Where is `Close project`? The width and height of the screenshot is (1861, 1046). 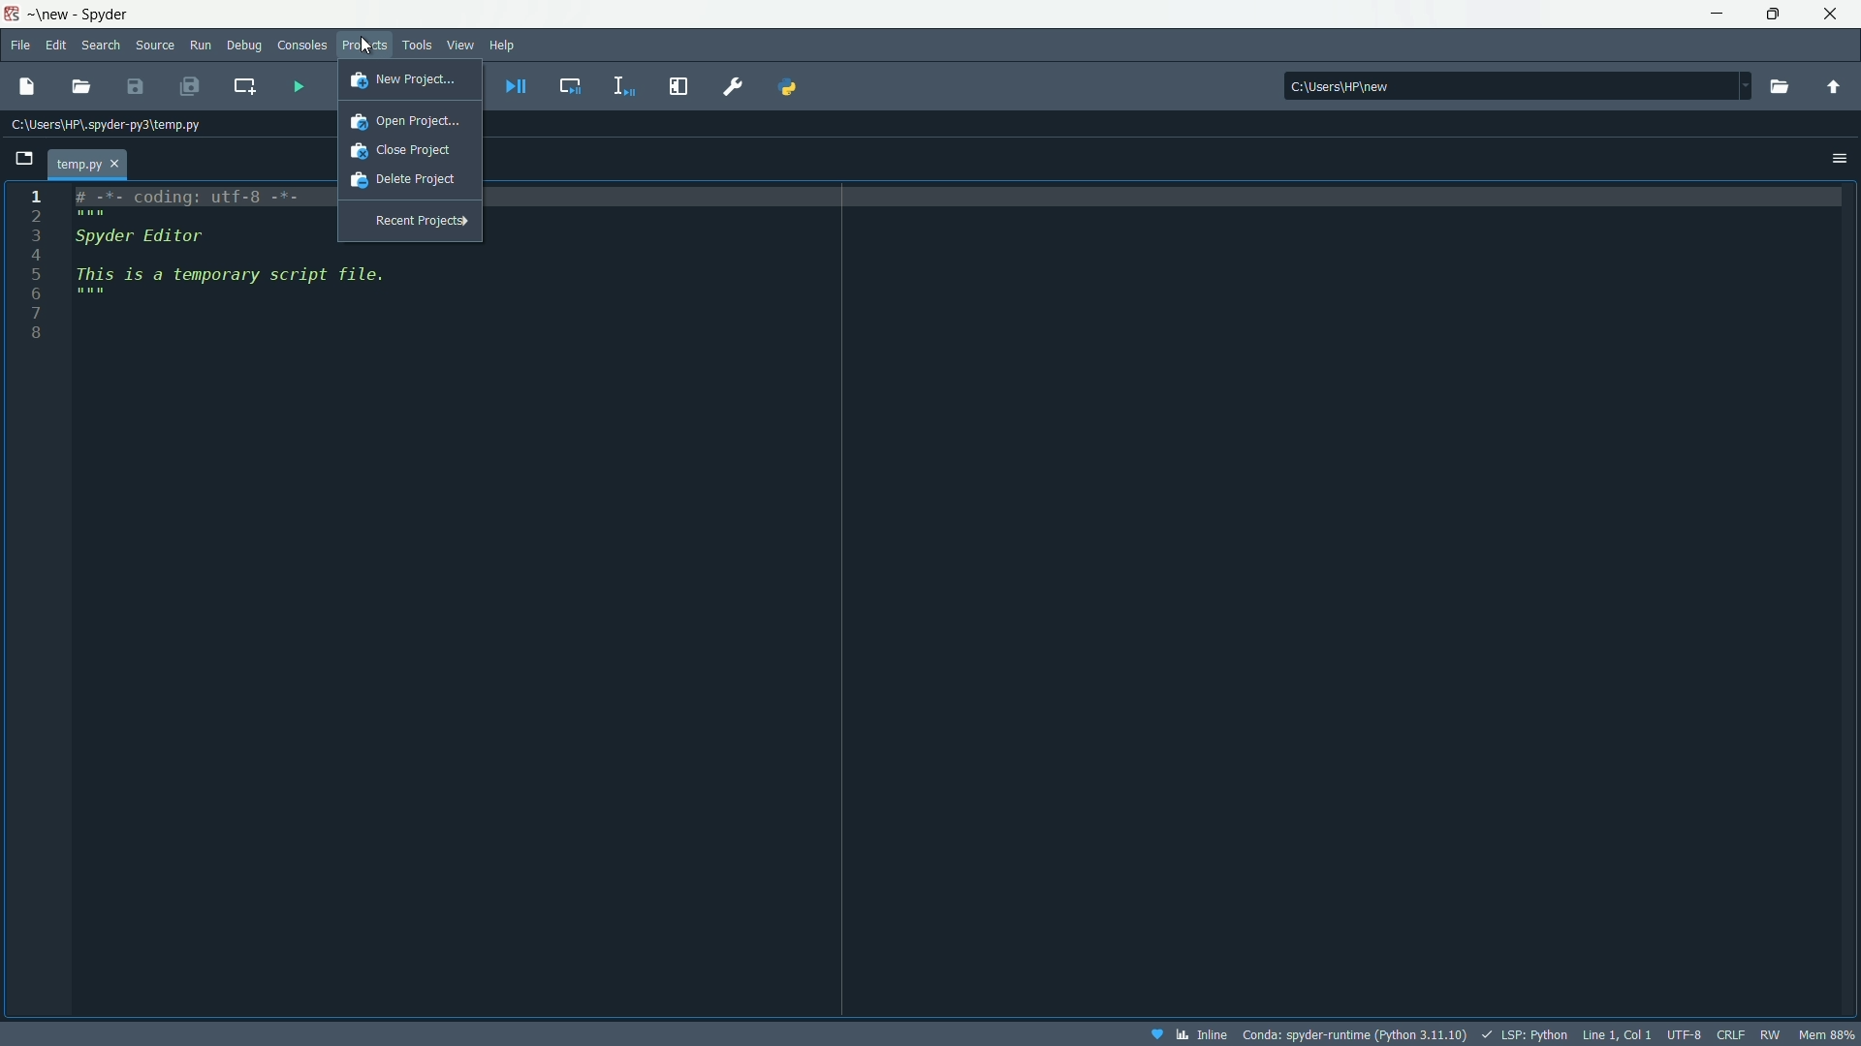
Close project is located at coordinates (408, 152).